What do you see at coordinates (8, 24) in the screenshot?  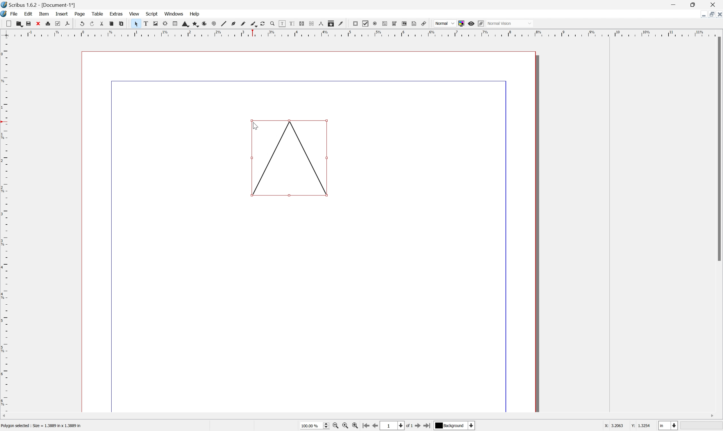 I see `New` at bounding box center [8, 24].